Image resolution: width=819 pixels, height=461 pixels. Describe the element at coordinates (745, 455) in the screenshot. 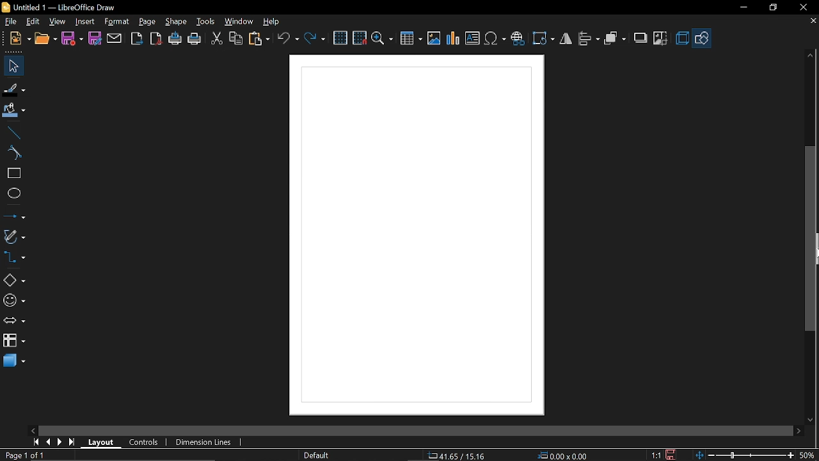

I see `change zoom` at that location.